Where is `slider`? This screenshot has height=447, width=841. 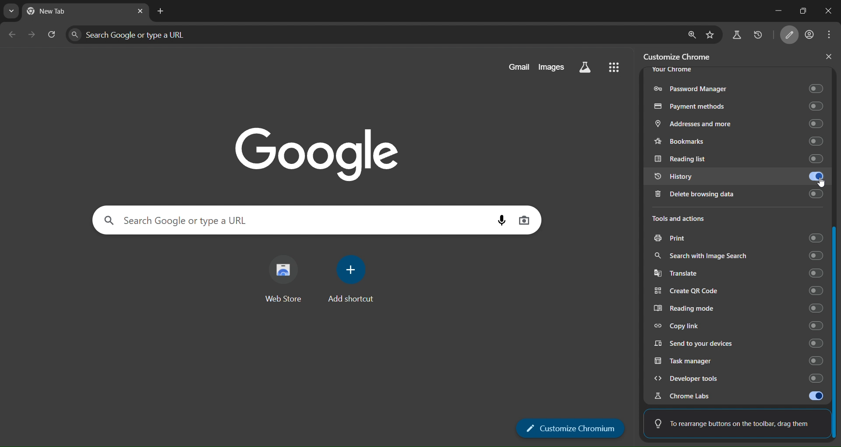
slider is located at coordinates (836, 255).